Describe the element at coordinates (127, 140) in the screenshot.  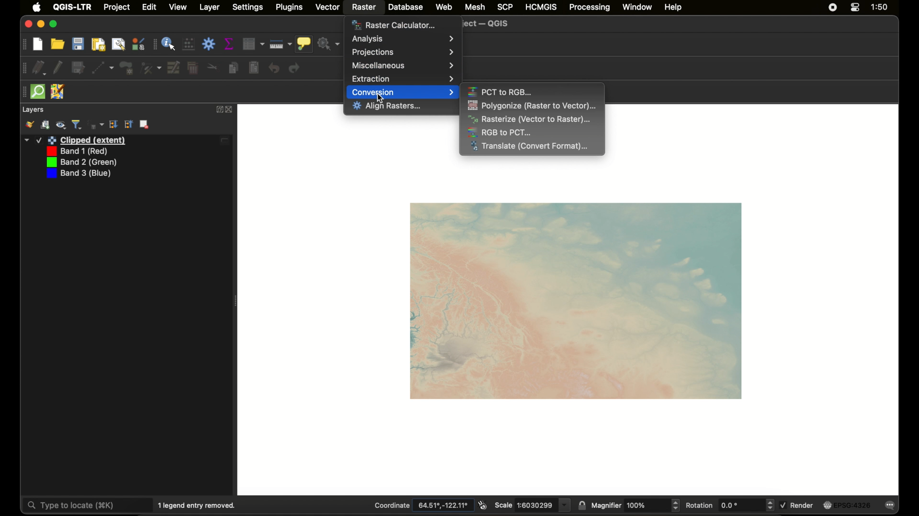
I see `layer 1 edited` at that location.